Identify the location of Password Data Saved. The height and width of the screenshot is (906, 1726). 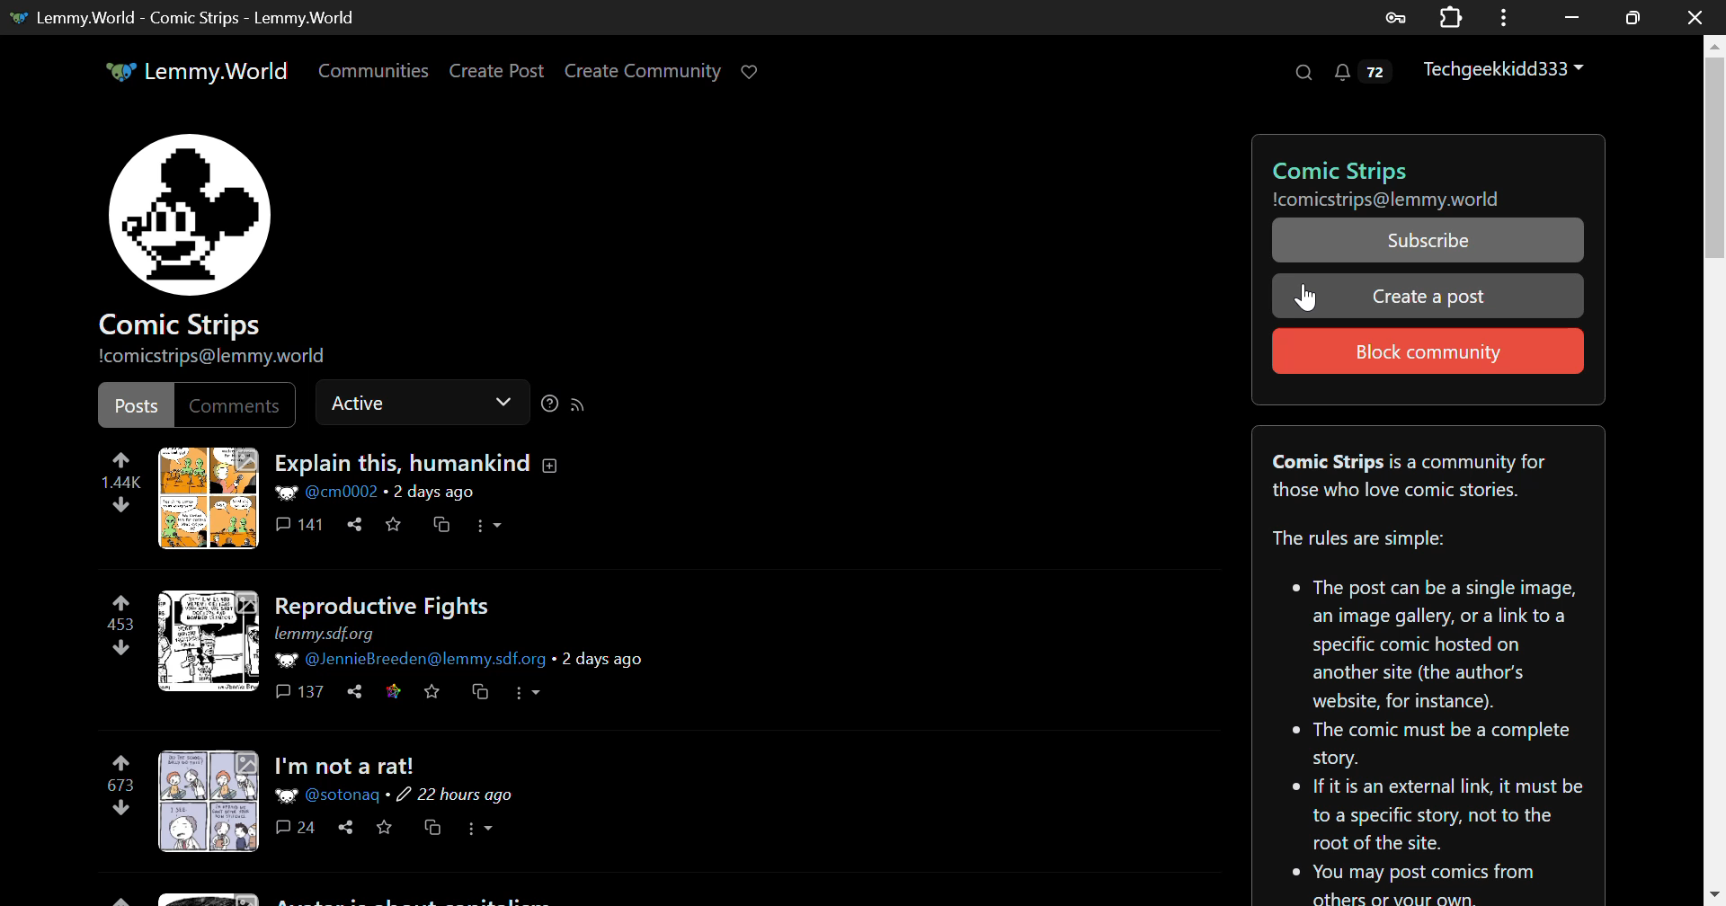
(1397, 16).